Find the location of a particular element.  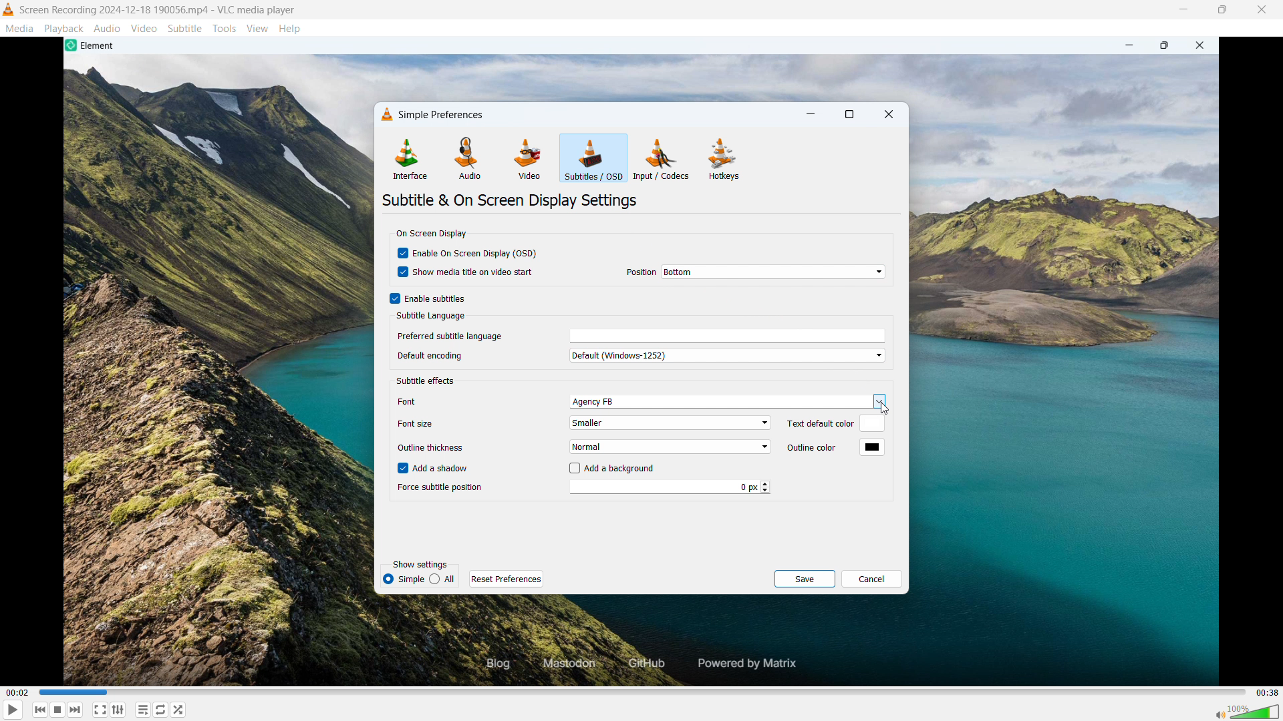

add a background is located at coordinates (613, 467).